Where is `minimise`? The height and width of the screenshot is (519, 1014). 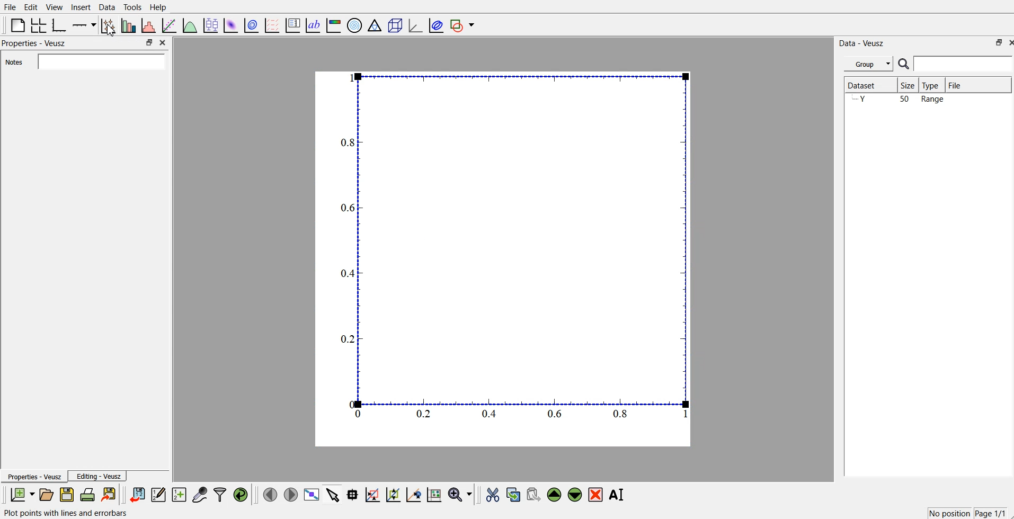
minimise is located at coordinates (995, 42).